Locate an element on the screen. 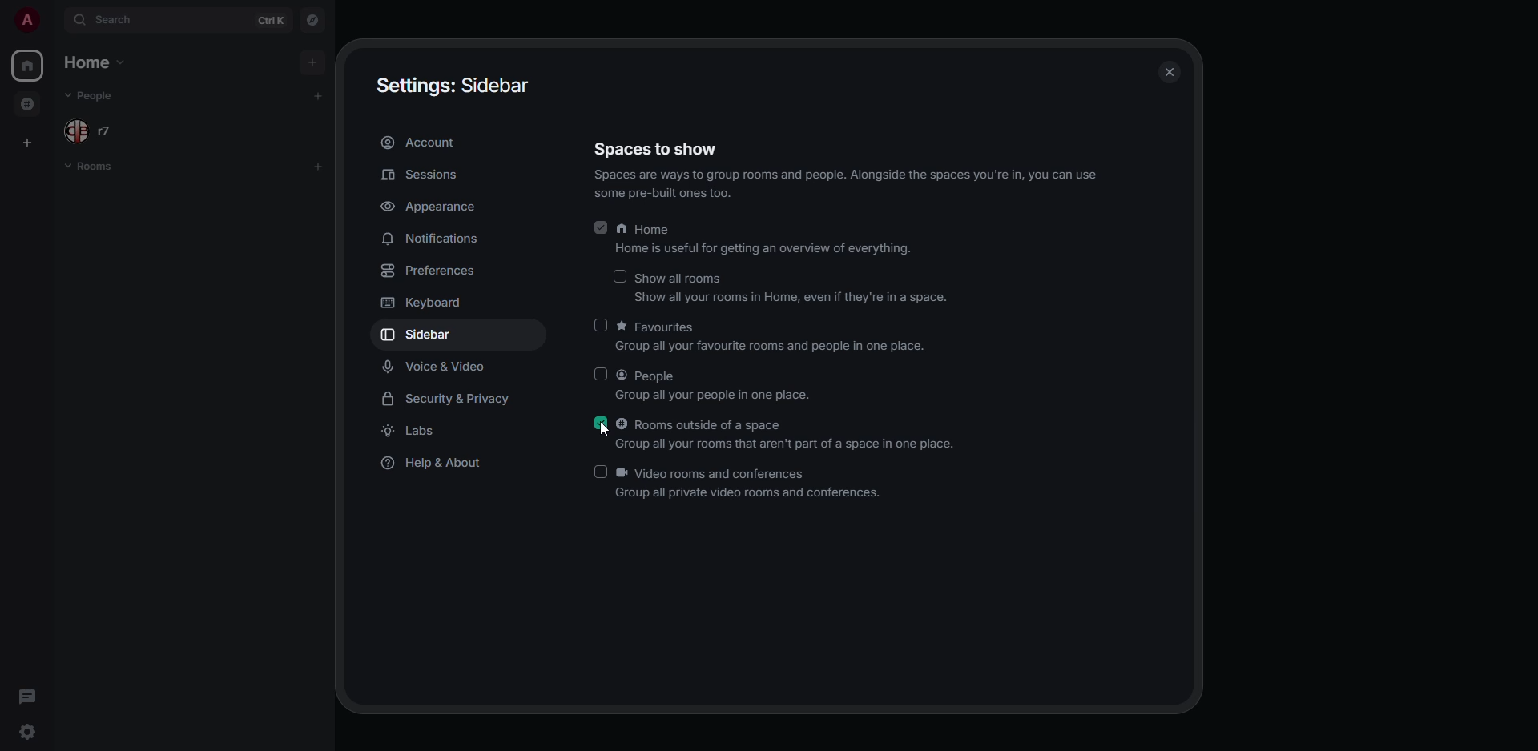  help & about is located at coordinates (435, 464).